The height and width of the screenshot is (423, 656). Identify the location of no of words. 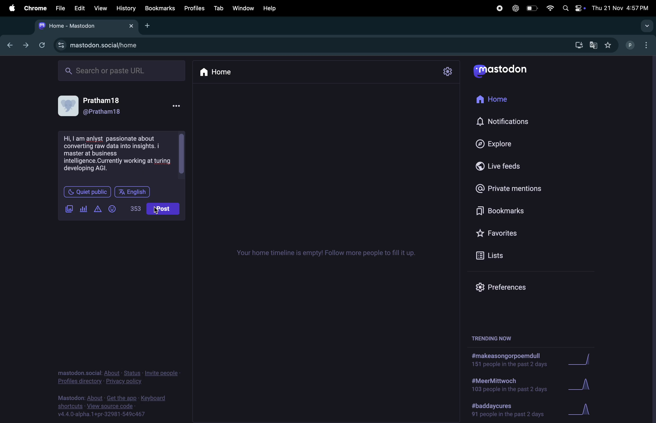
(137, 208).